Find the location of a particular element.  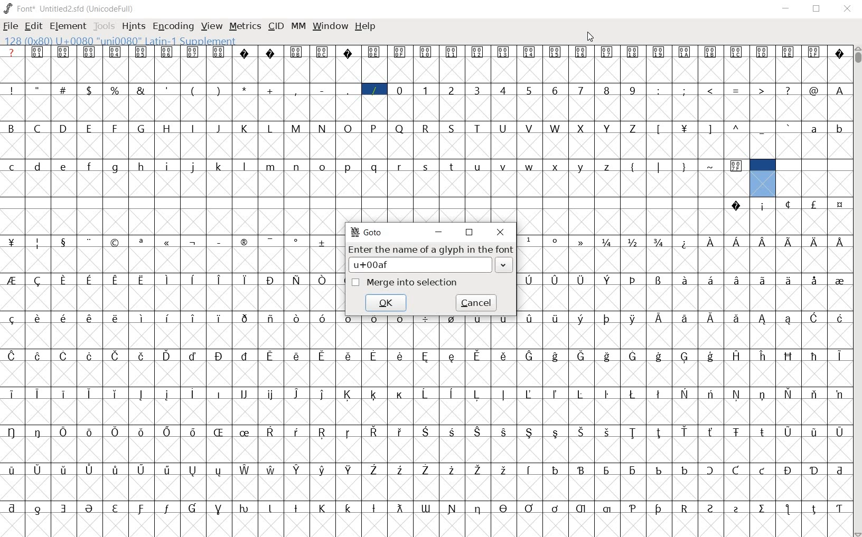

$ is located at coordinates (90, 90).